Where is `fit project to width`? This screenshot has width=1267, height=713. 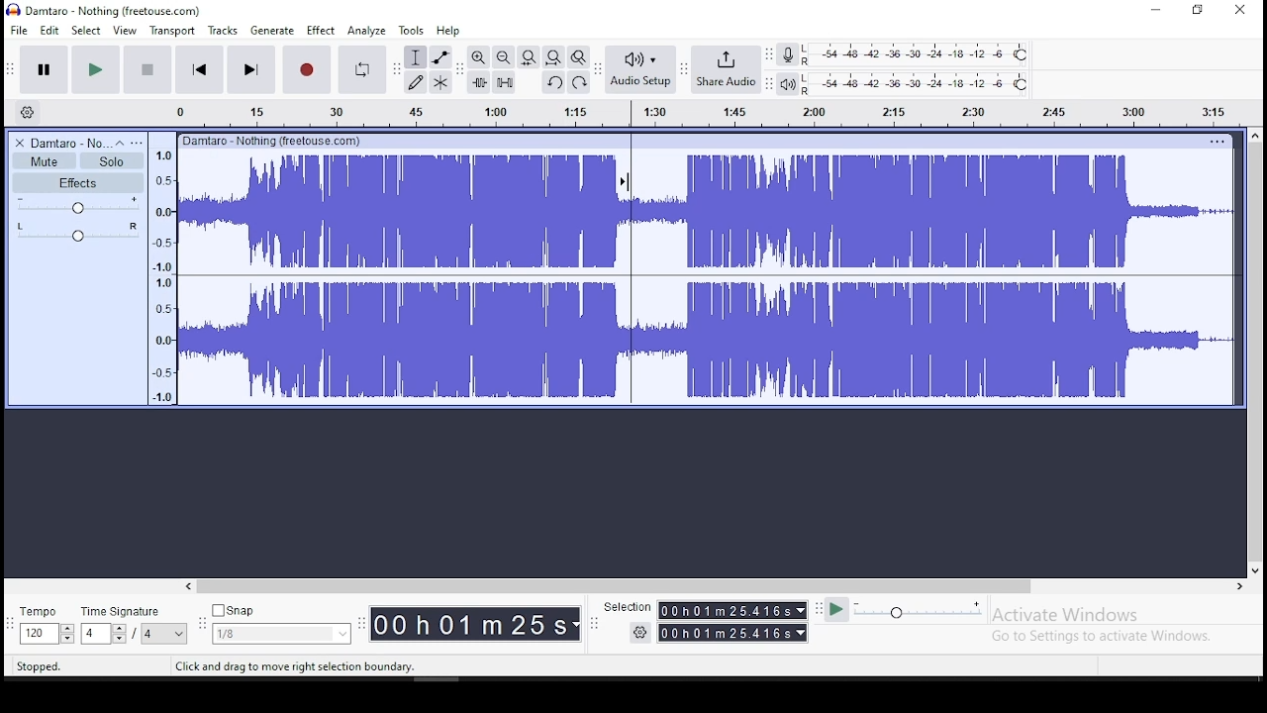 fit project to width is located at coordinates (530, 56).